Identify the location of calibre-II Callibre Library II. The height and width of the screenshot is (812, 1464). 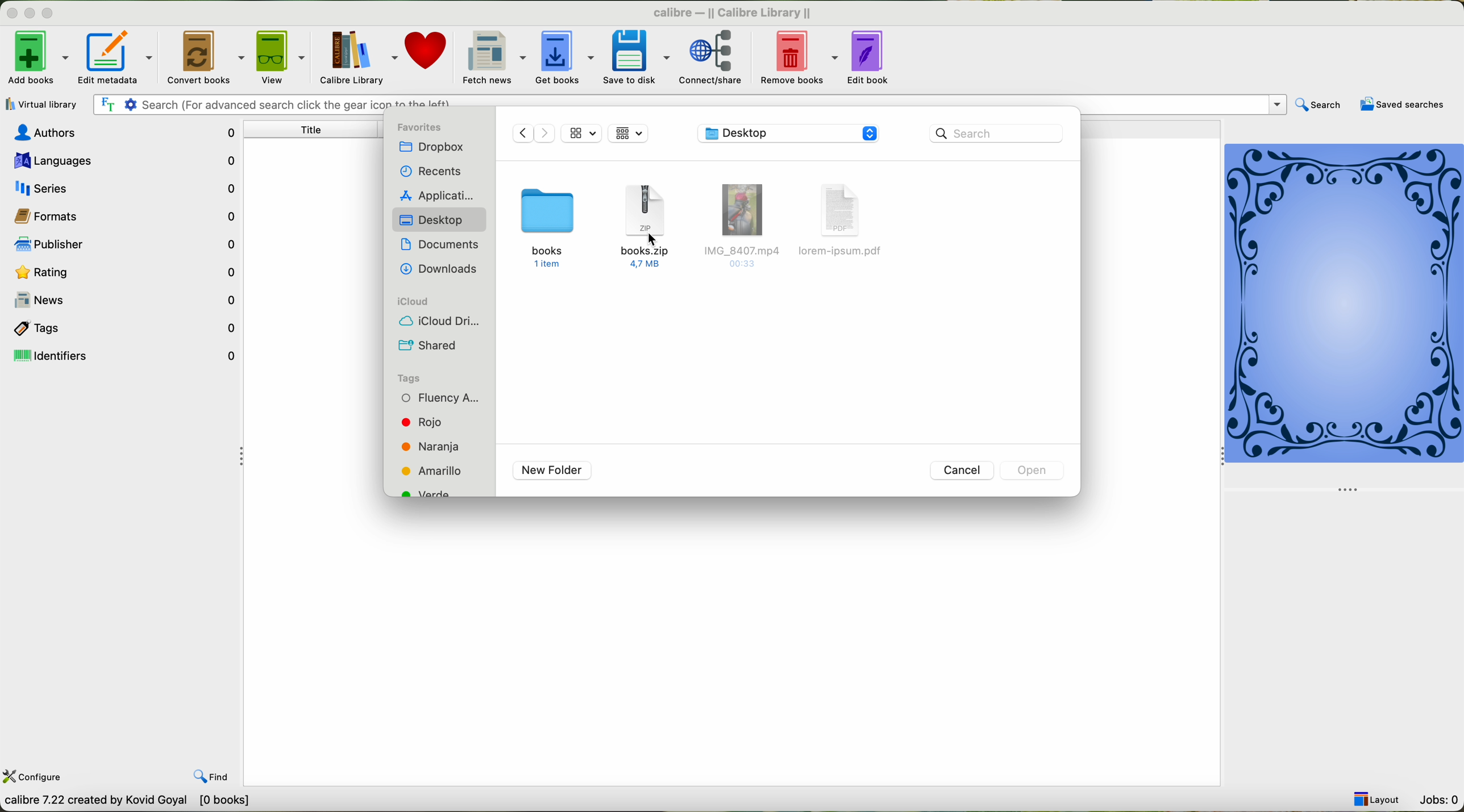
(728, 11).